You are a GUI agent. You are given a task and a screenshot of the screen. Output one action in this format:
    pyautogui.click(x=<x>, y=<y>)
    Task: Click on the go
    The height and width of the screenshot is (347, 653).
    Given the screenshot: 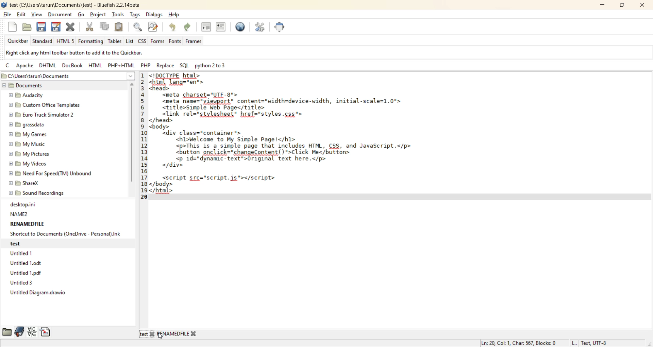 What is the action you would take?
    pyautogui.click(x=83, y=15)
    